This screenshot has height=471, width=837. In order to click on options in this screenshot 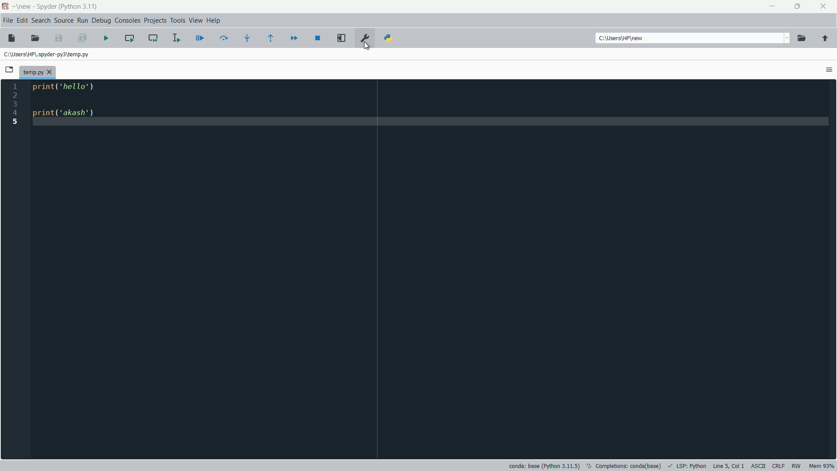, I will do `click(829, 69)`.